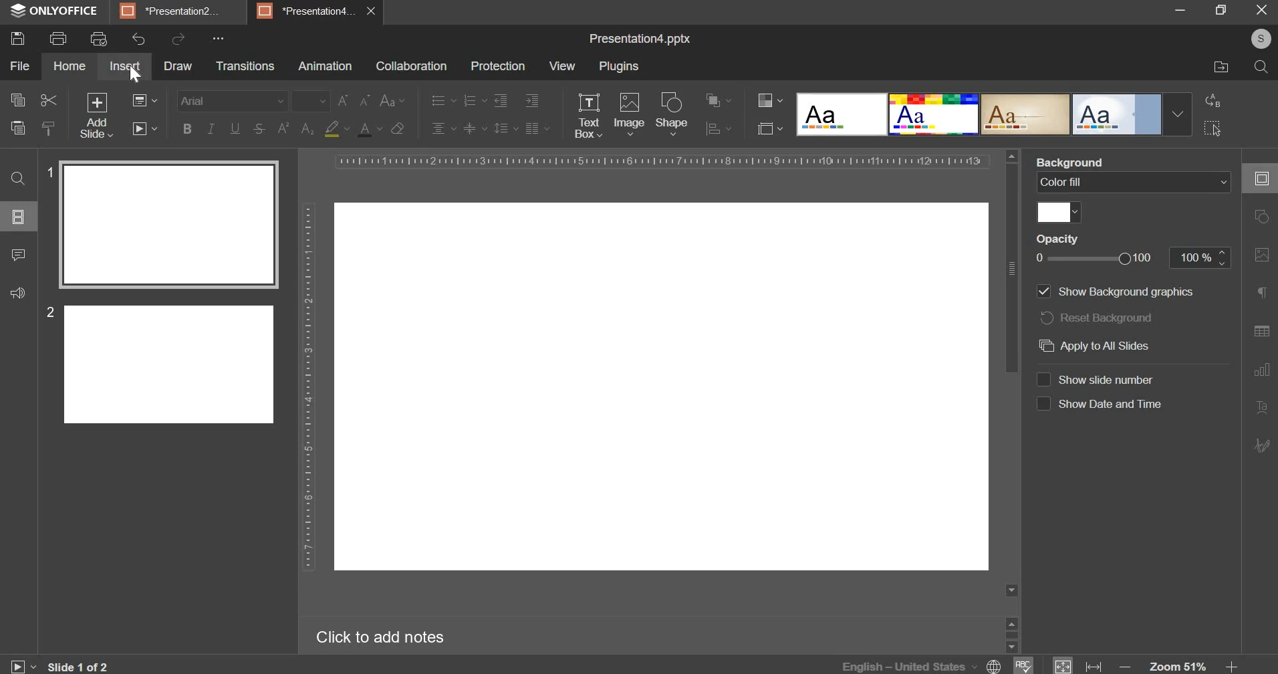 This screenshot has width=1278, height=674. Describe the element at coordinates (17, 100) in the screenshot. I see `copy` at that location.